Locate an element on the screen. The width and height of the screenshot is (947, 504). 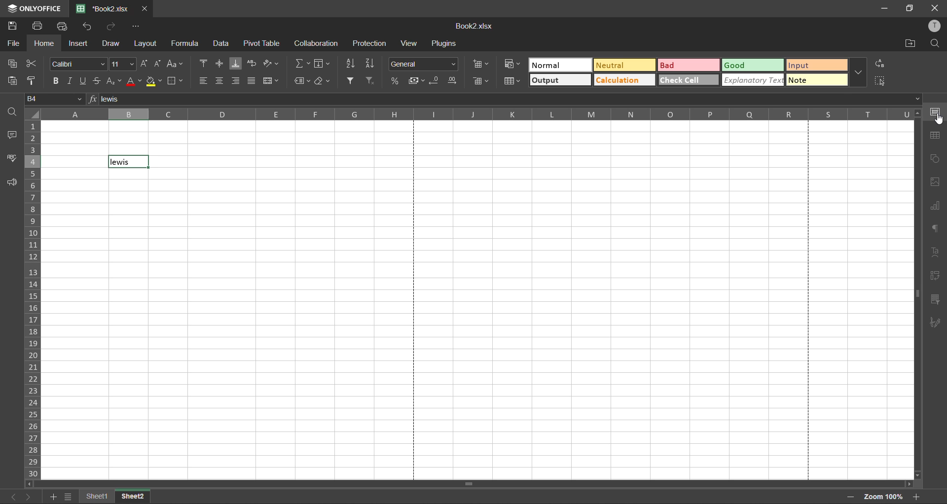
clear is located at coordinates (323, 80).